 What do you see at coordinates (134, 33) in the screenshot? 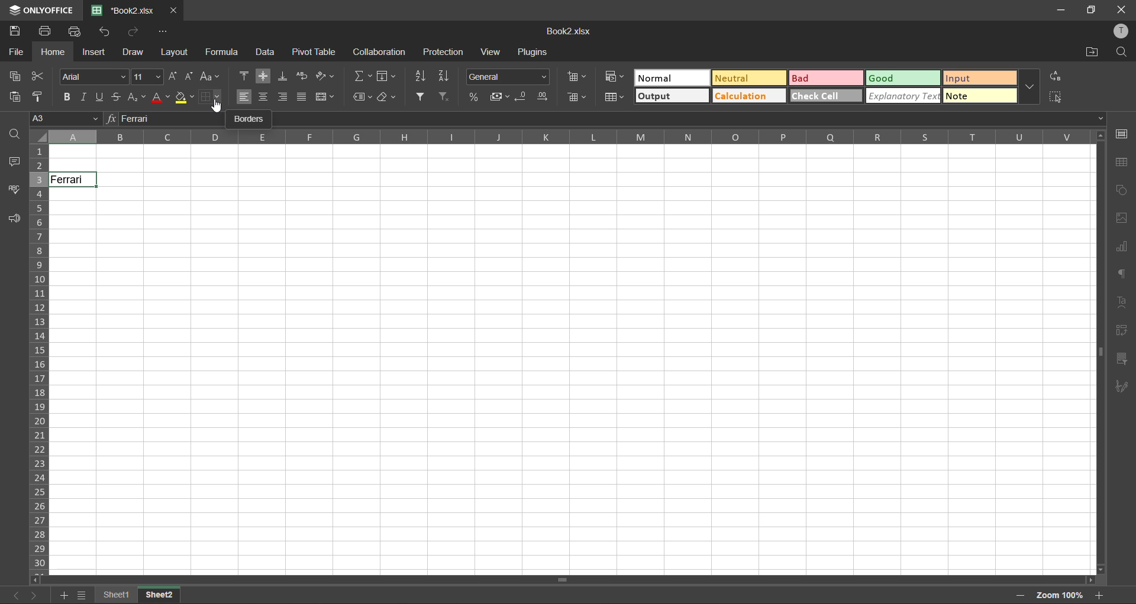
I see `redo` at bounding box center [134, 33].